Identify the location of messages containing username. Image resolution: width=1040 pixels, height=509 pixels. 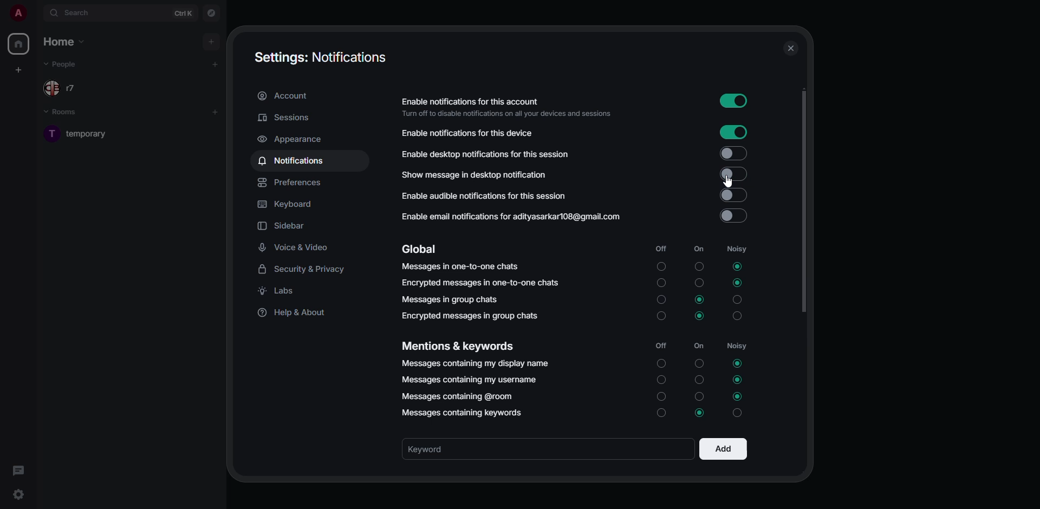
(470, 380).